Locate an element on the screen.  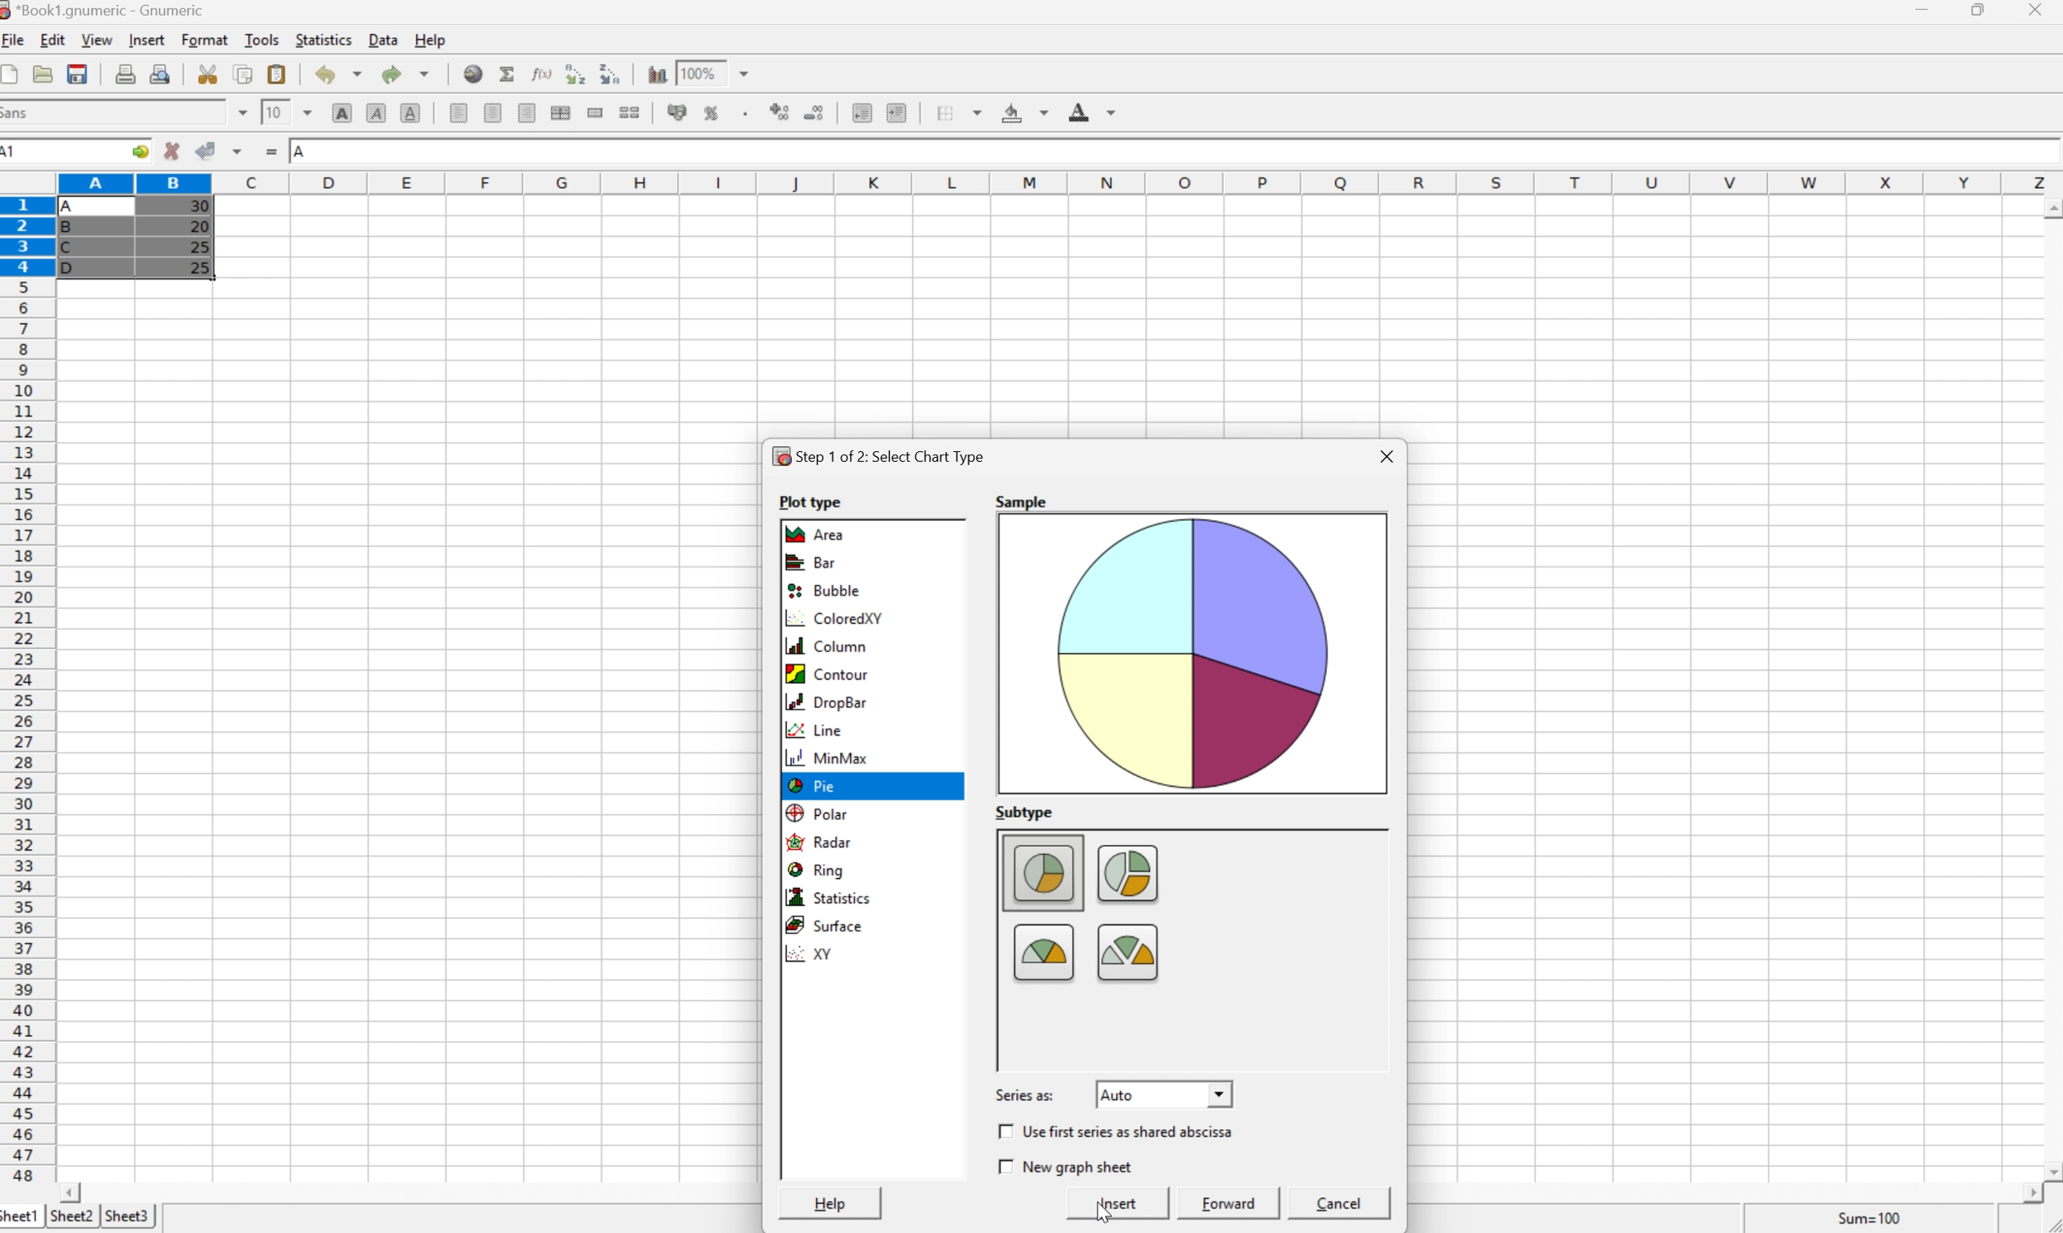
Auto is located at coordinates (1118, 1095).